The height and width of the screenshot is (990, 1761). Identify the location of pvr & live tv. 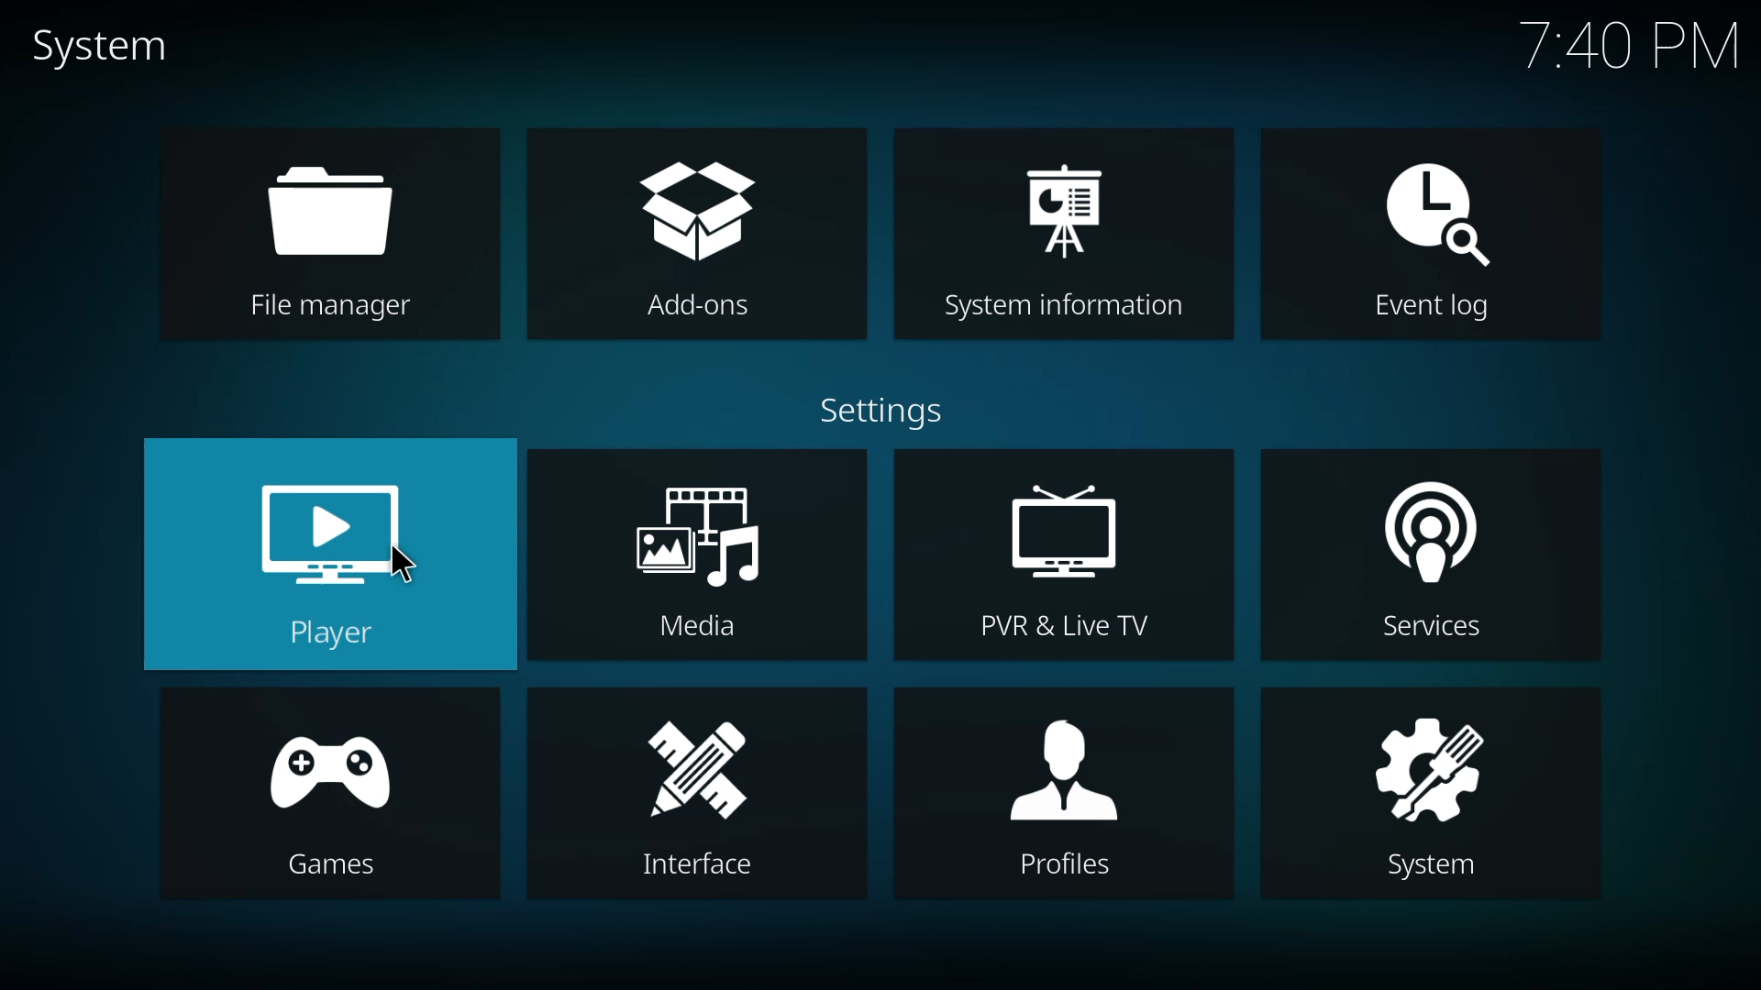
(1058, 560).